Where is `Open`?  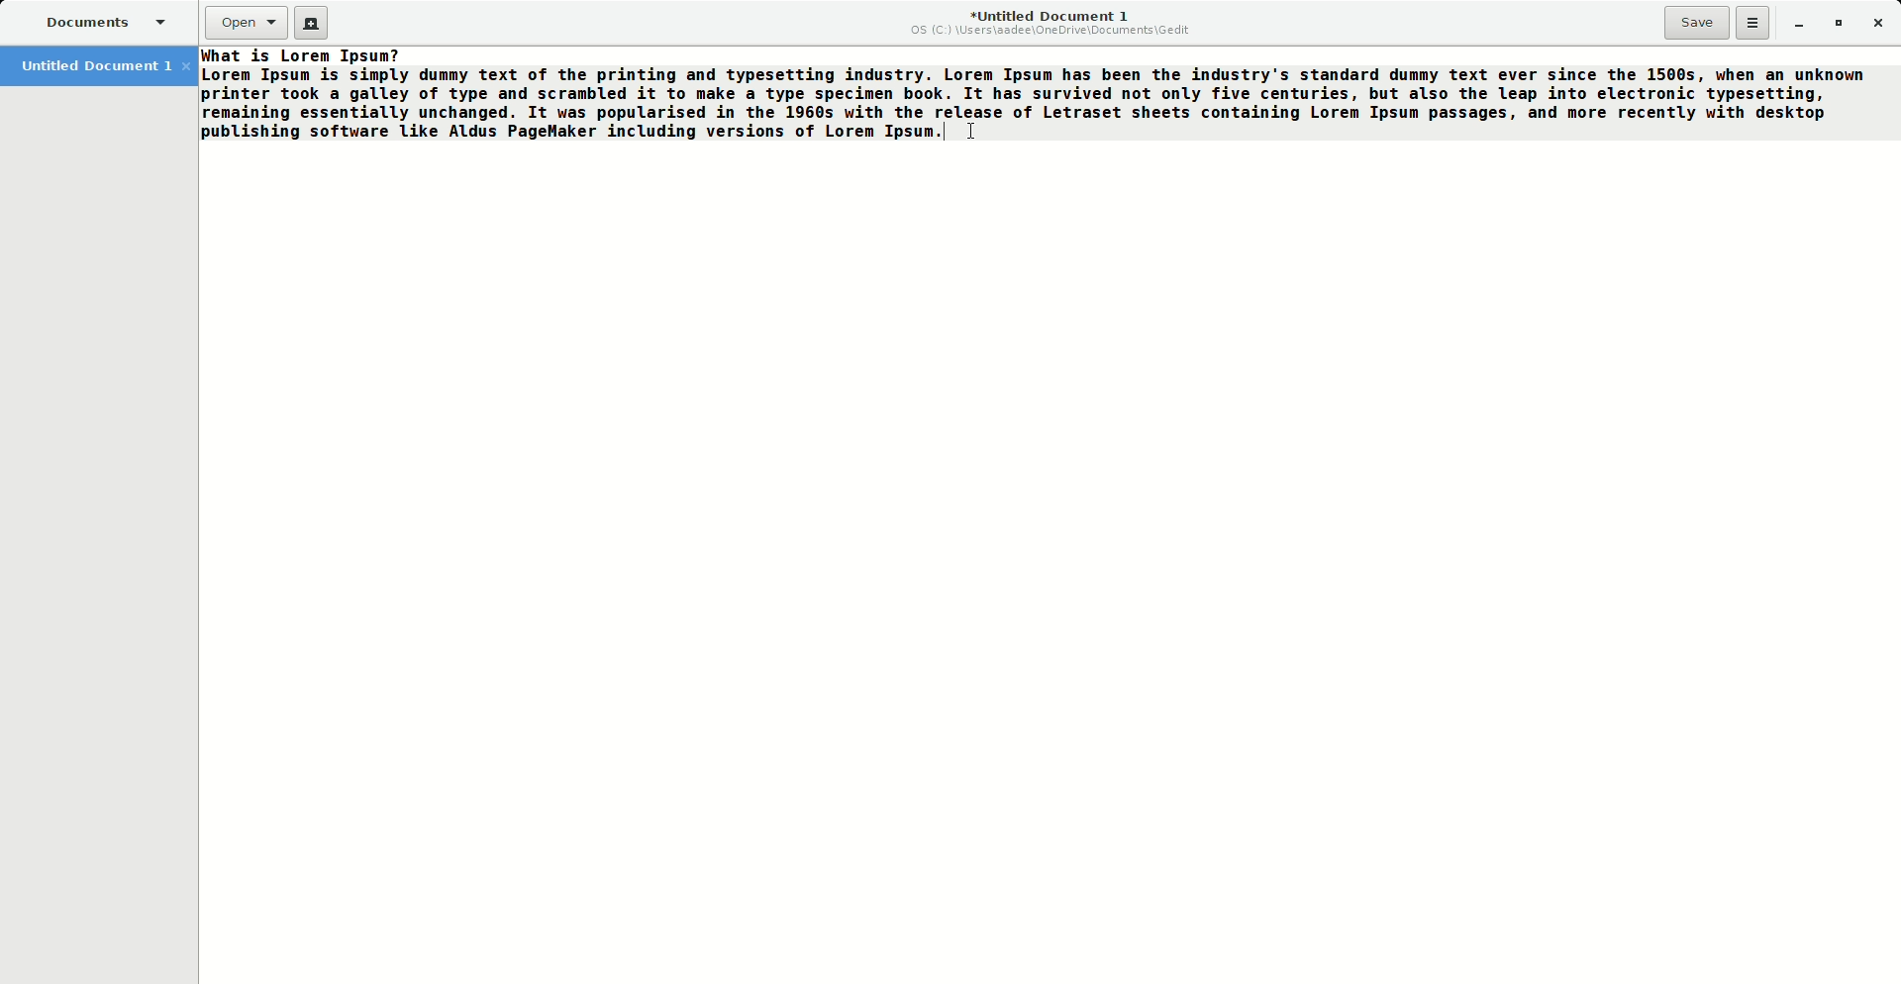
Open is located at coordinates (247, 23).